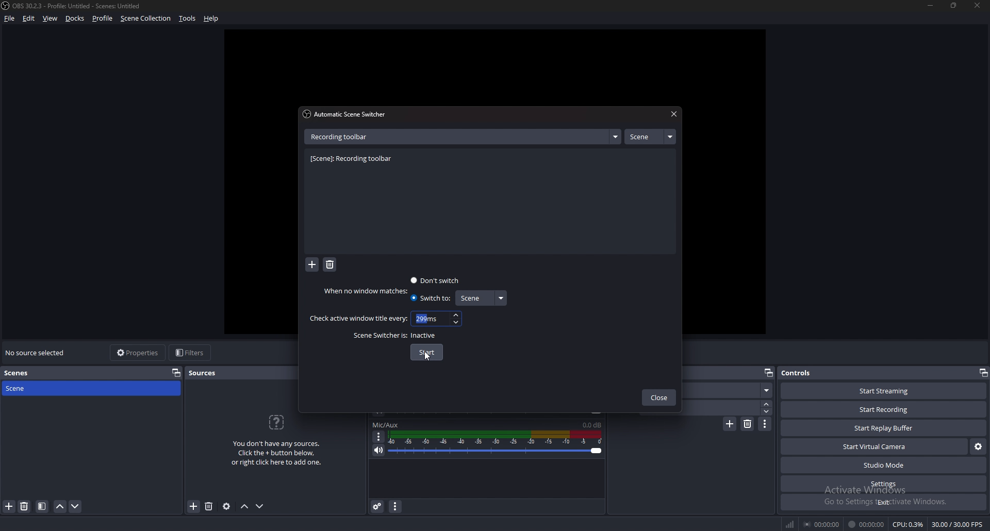 Image resolution: width=990 pixels, height=531 pixels. What do you see at coordinates (884, 466) in the screenshot?
I see `studio mode` at bounding box center [884, 466].